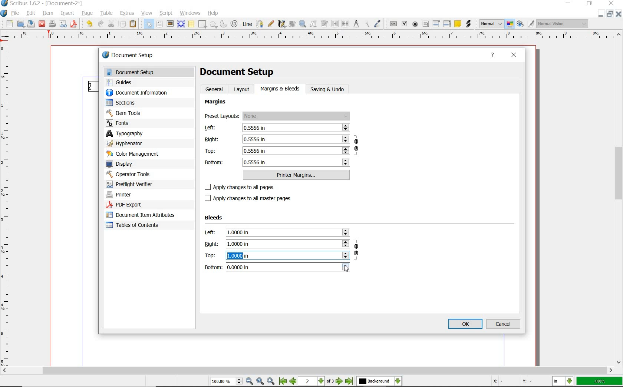  What do you see at coordinates (213, 24) in the screenshot?
I see `polygon` at bounding box center [213, 24].